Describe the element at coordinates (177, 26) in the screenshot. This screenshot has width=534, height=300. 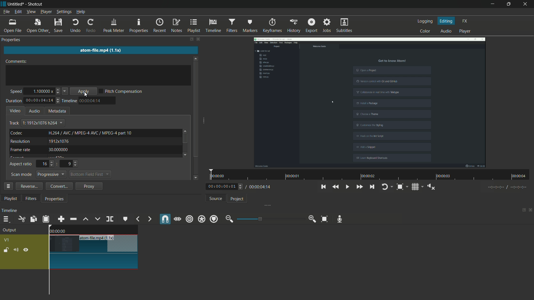
I see `notes` at that location.